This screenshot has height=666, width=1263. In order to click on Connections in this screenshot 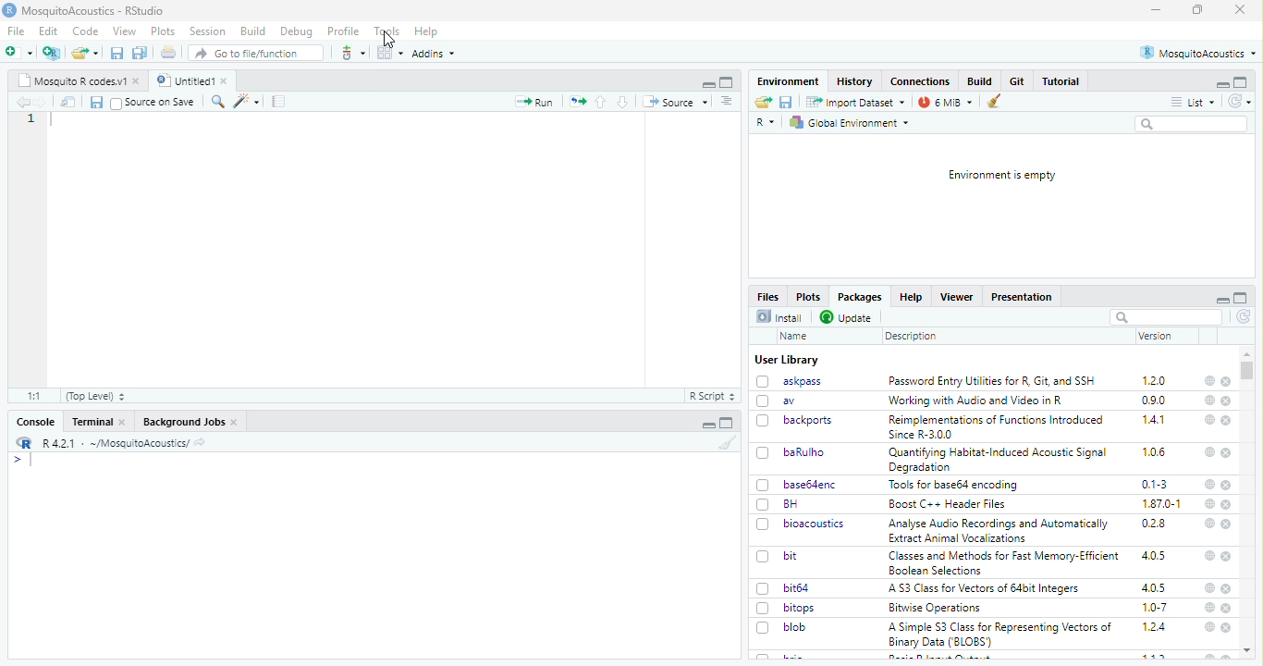, I will do `click(922, 81)`.